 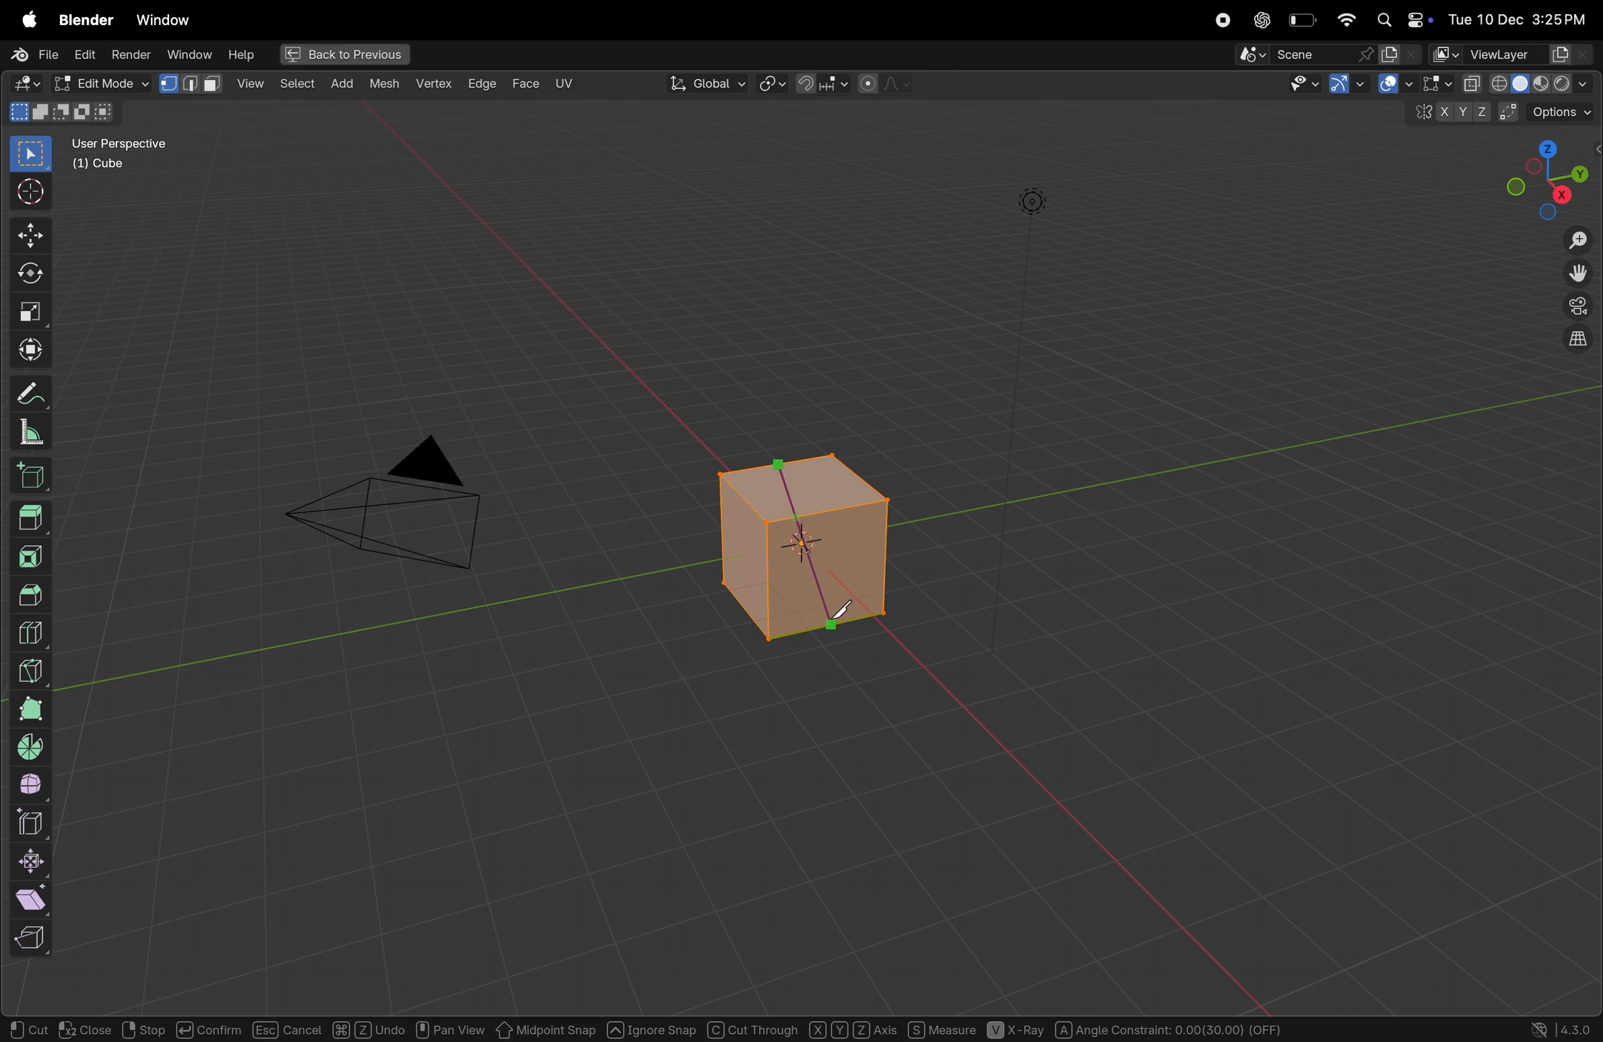 I want to click on uv, so click(x=564, y=83).